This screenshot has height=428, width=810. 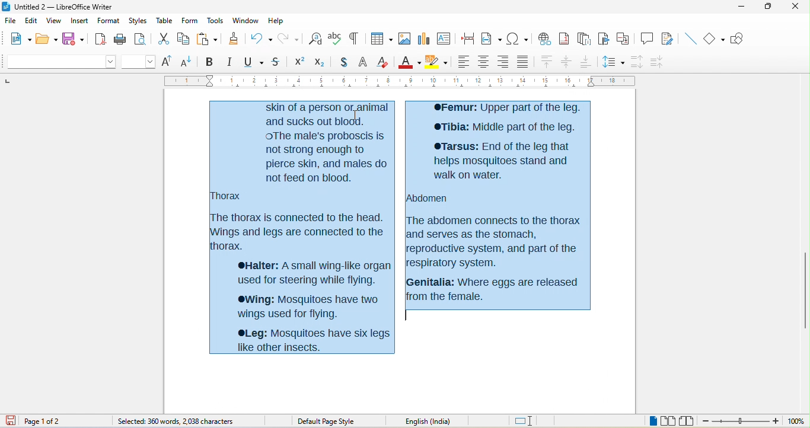 What do you see at coordinates (363, 61) in the screenshot?
I see `outline font effect` at bounding box center [363, 61].